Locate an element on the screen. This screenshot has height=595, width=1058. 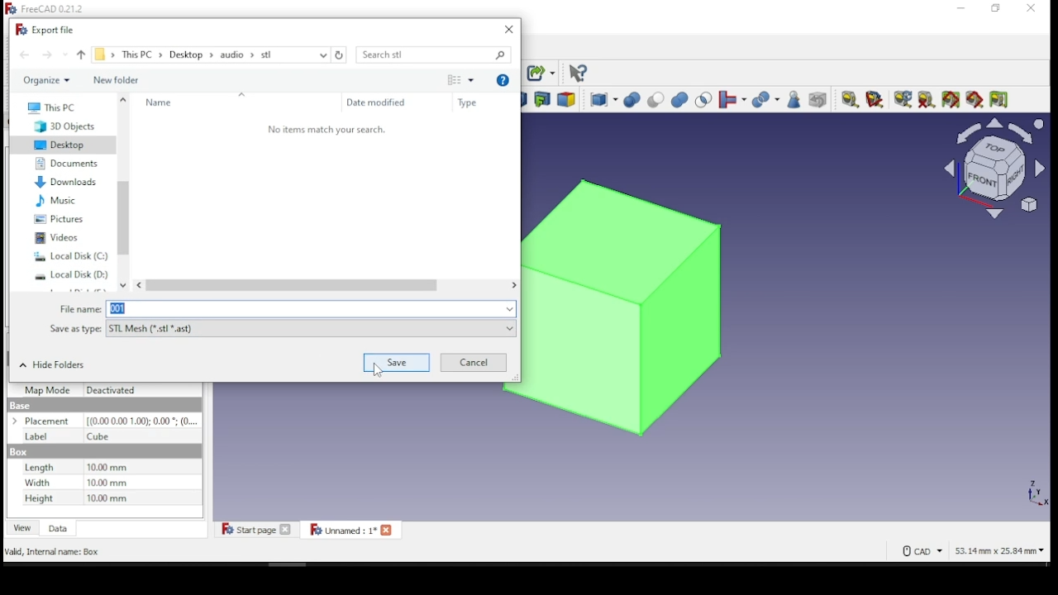
color per face is located at coordinates (569, 99).